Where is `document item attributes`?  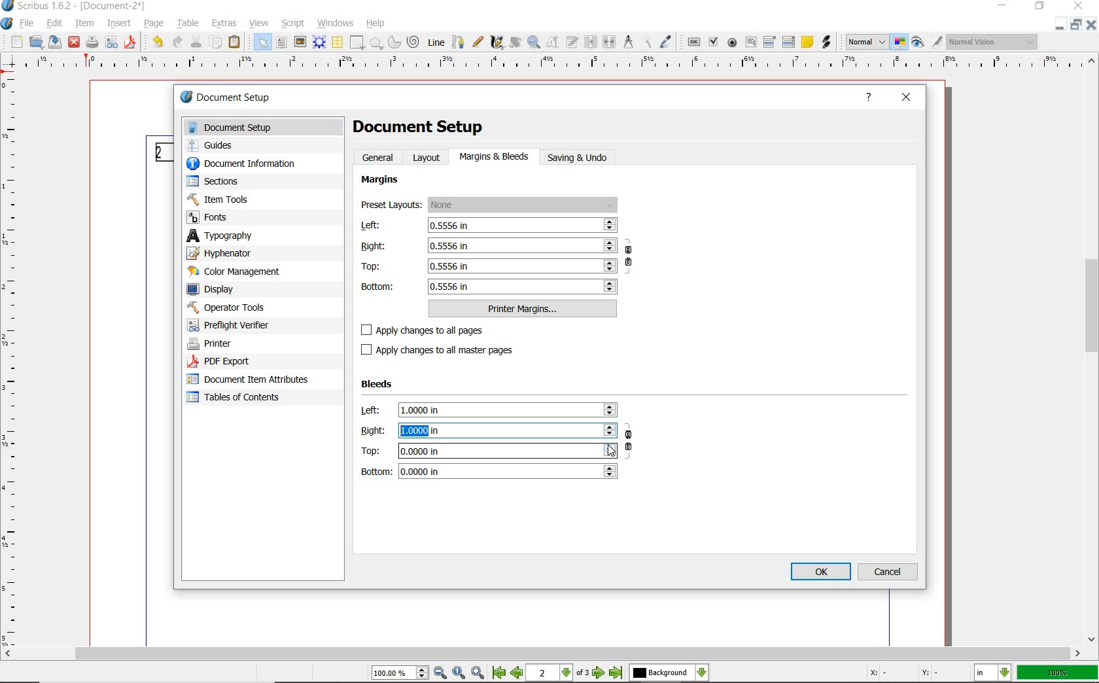 document item attributes is located at coordinates (249, 380).